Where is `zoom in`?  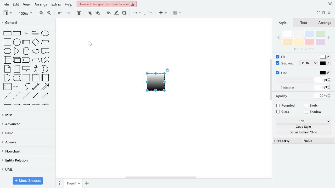 zoom in is located at coordinates (40, 13).